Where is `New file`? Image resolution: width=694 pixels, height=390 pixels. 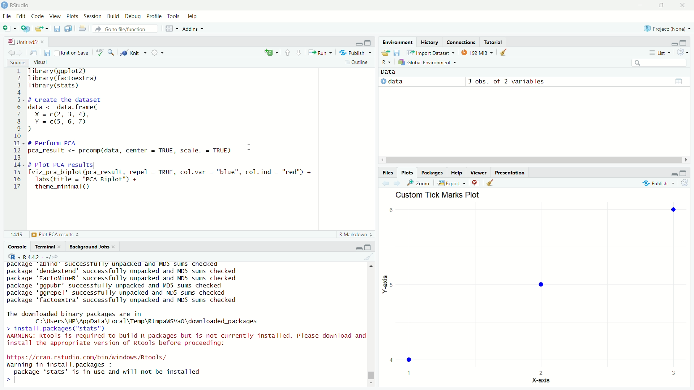
New file is located at coordinates (9, 28).